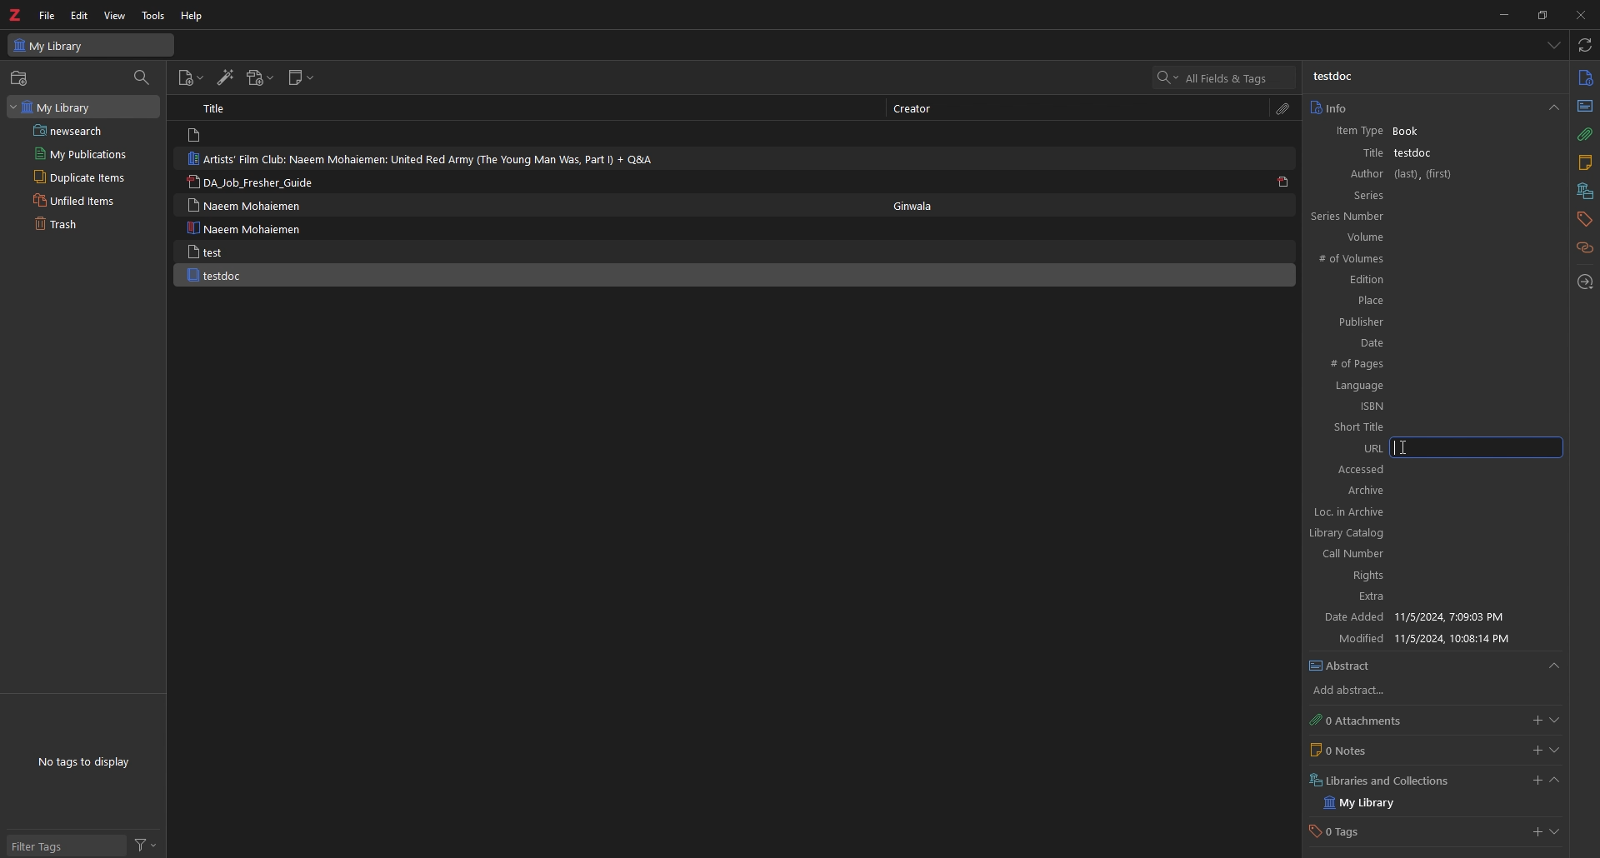 The width and height of the screenshot is (1600, 858). What do you see at coordinates (192, 17) in the screenshot?
I see `help` at bounding box center [192, 17].